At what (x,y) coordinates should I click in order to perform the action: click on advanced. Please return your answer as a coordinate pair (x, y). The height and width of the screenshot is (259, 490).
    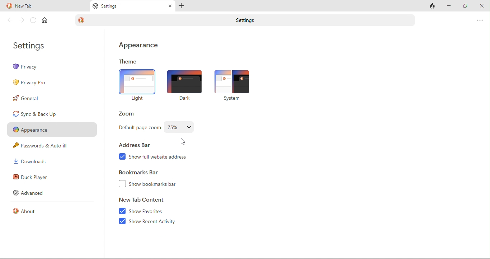
    Looking at the image, I should click on (32, 193).